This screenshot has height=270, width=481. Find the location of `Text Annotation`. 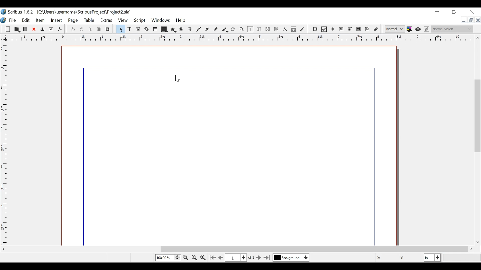

Text Annotation is located at coordinates (367, 29).